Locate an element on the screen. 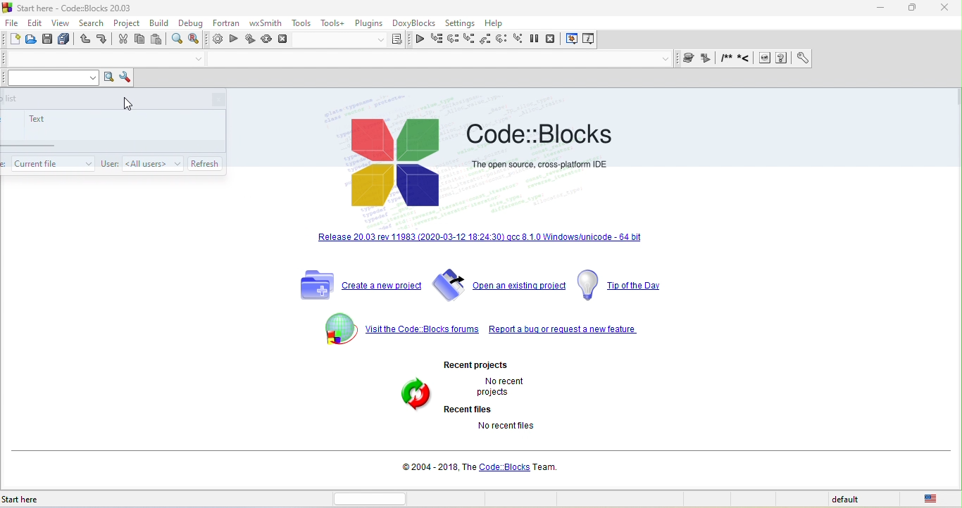  cursor is located at coordinates (207, 161).